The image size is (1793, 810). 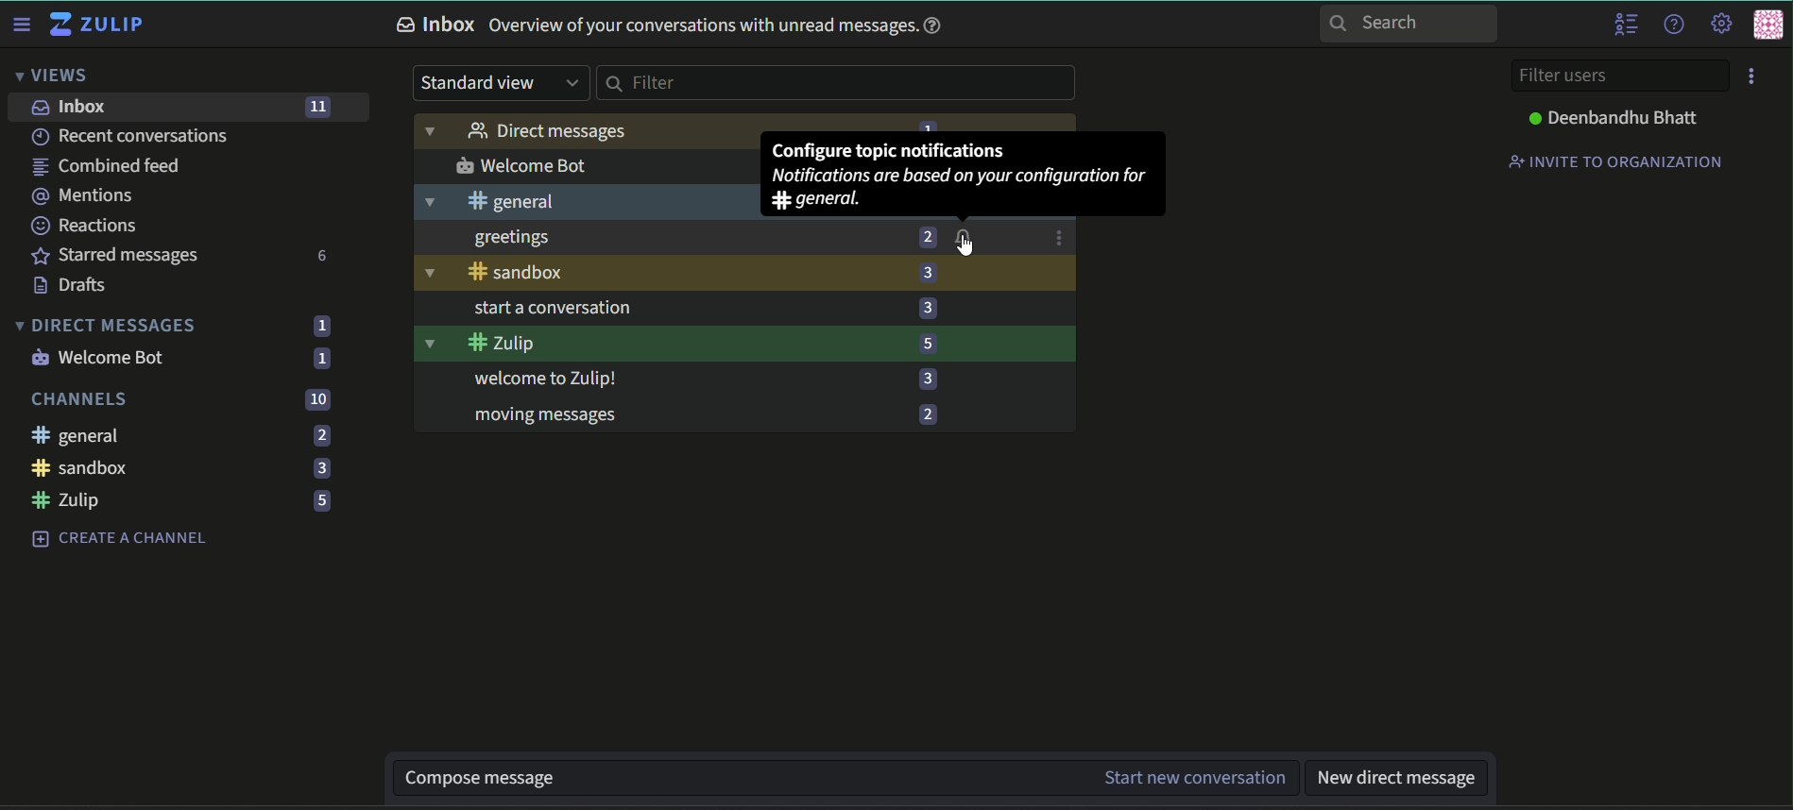 I want to click on #general, so click(x=580, y=202).